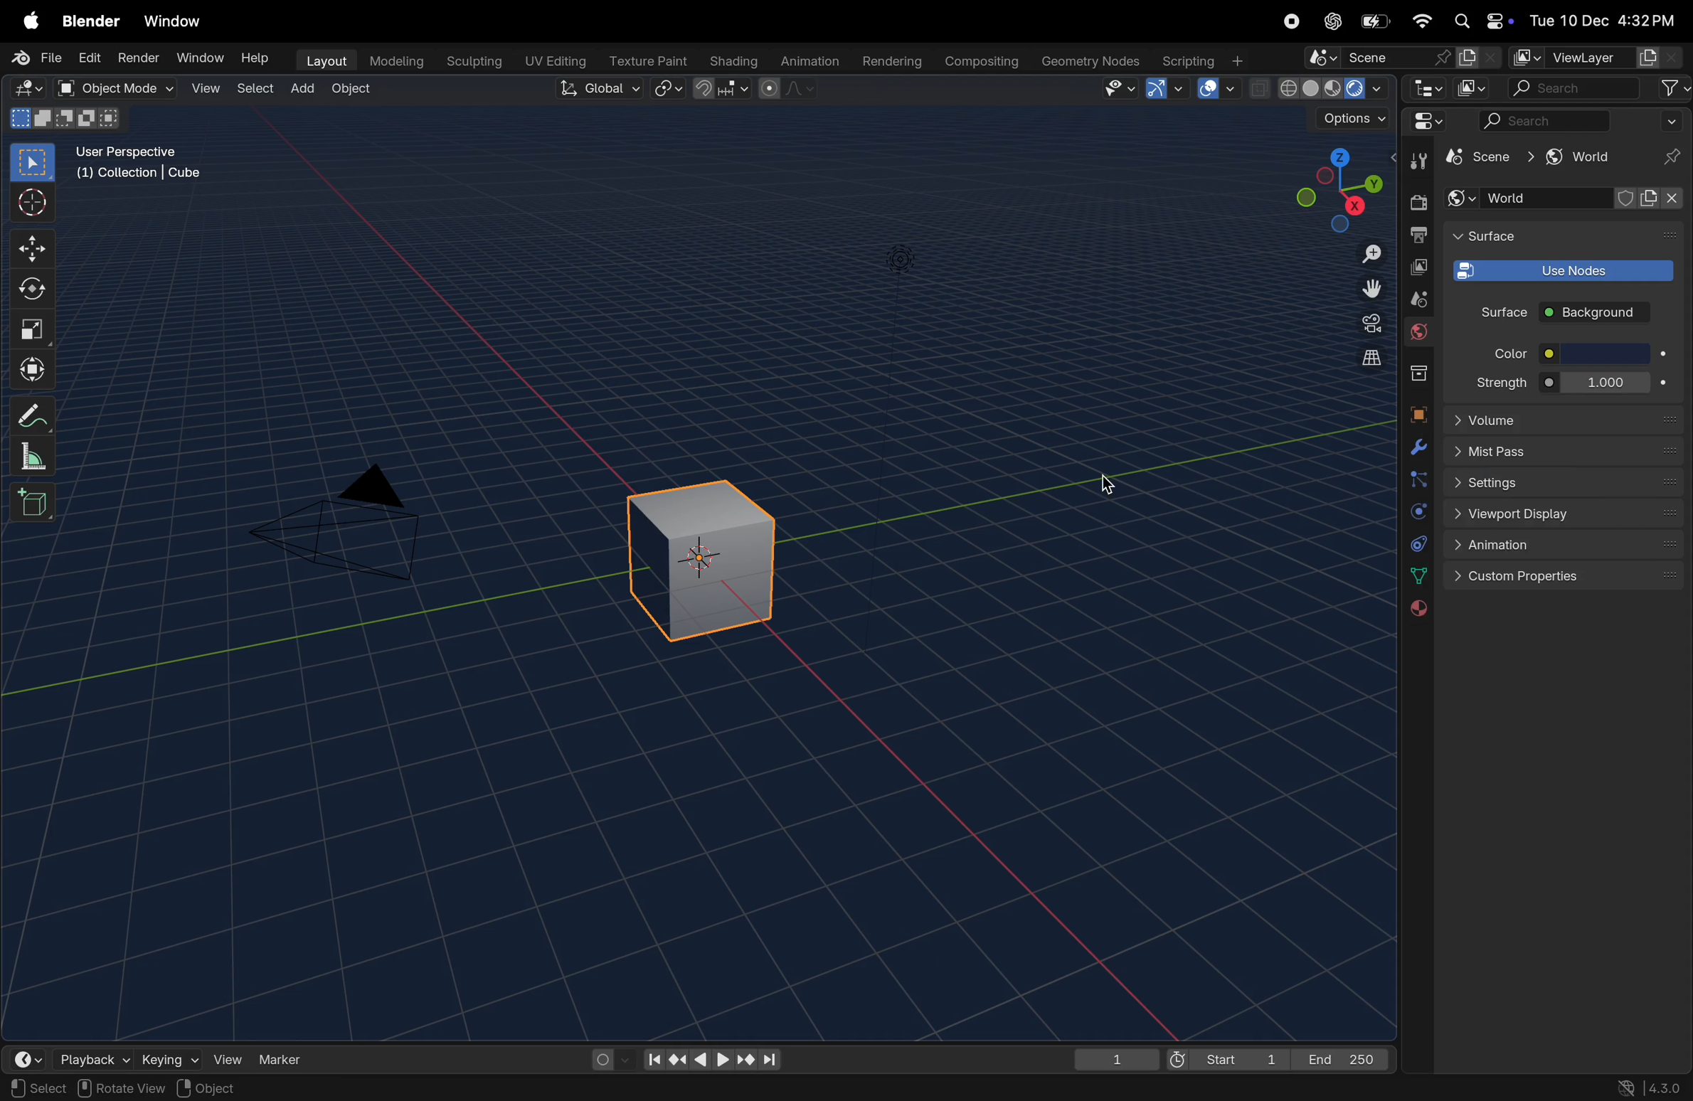 The image size is (1693, 1101). I want to click on 3d cube, so click(711, 553).